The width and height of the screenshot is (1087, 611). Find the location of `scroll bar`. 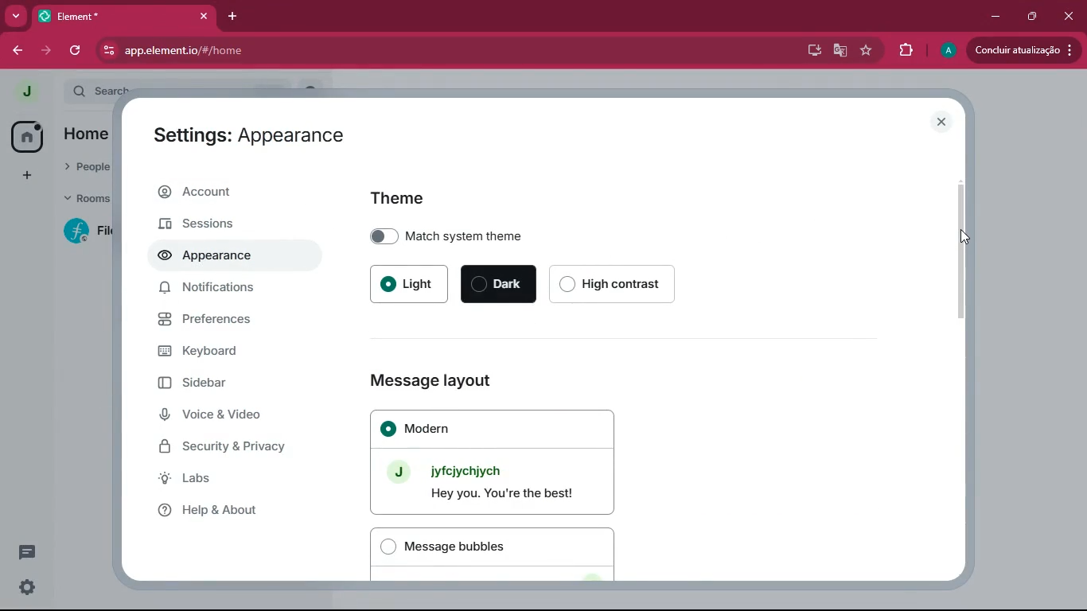

scroll bar is located at coordinates (967, 253).